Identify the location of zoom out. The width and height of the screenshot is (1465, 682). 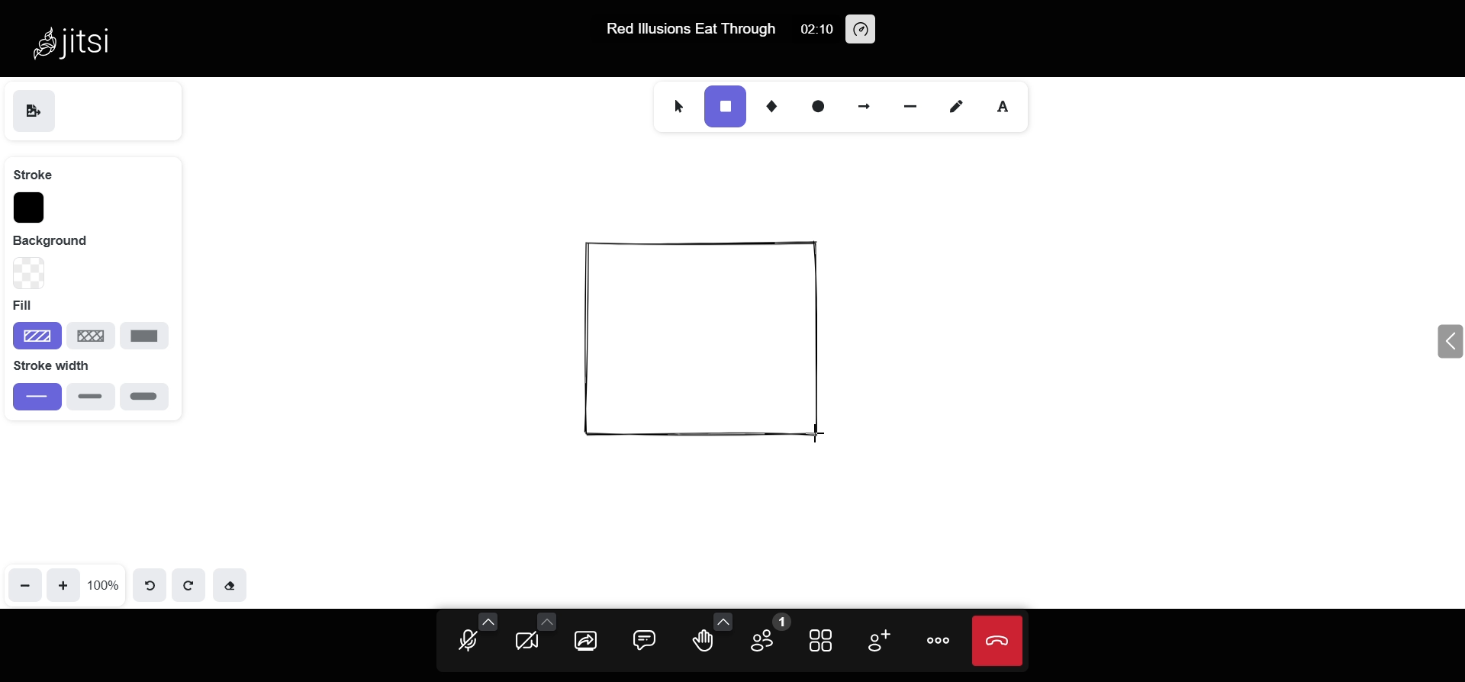
(24, 584).